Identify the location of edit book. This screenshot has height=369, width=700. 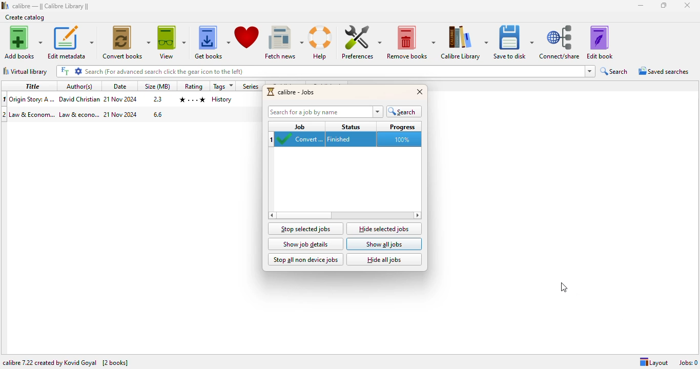
(600, 42).